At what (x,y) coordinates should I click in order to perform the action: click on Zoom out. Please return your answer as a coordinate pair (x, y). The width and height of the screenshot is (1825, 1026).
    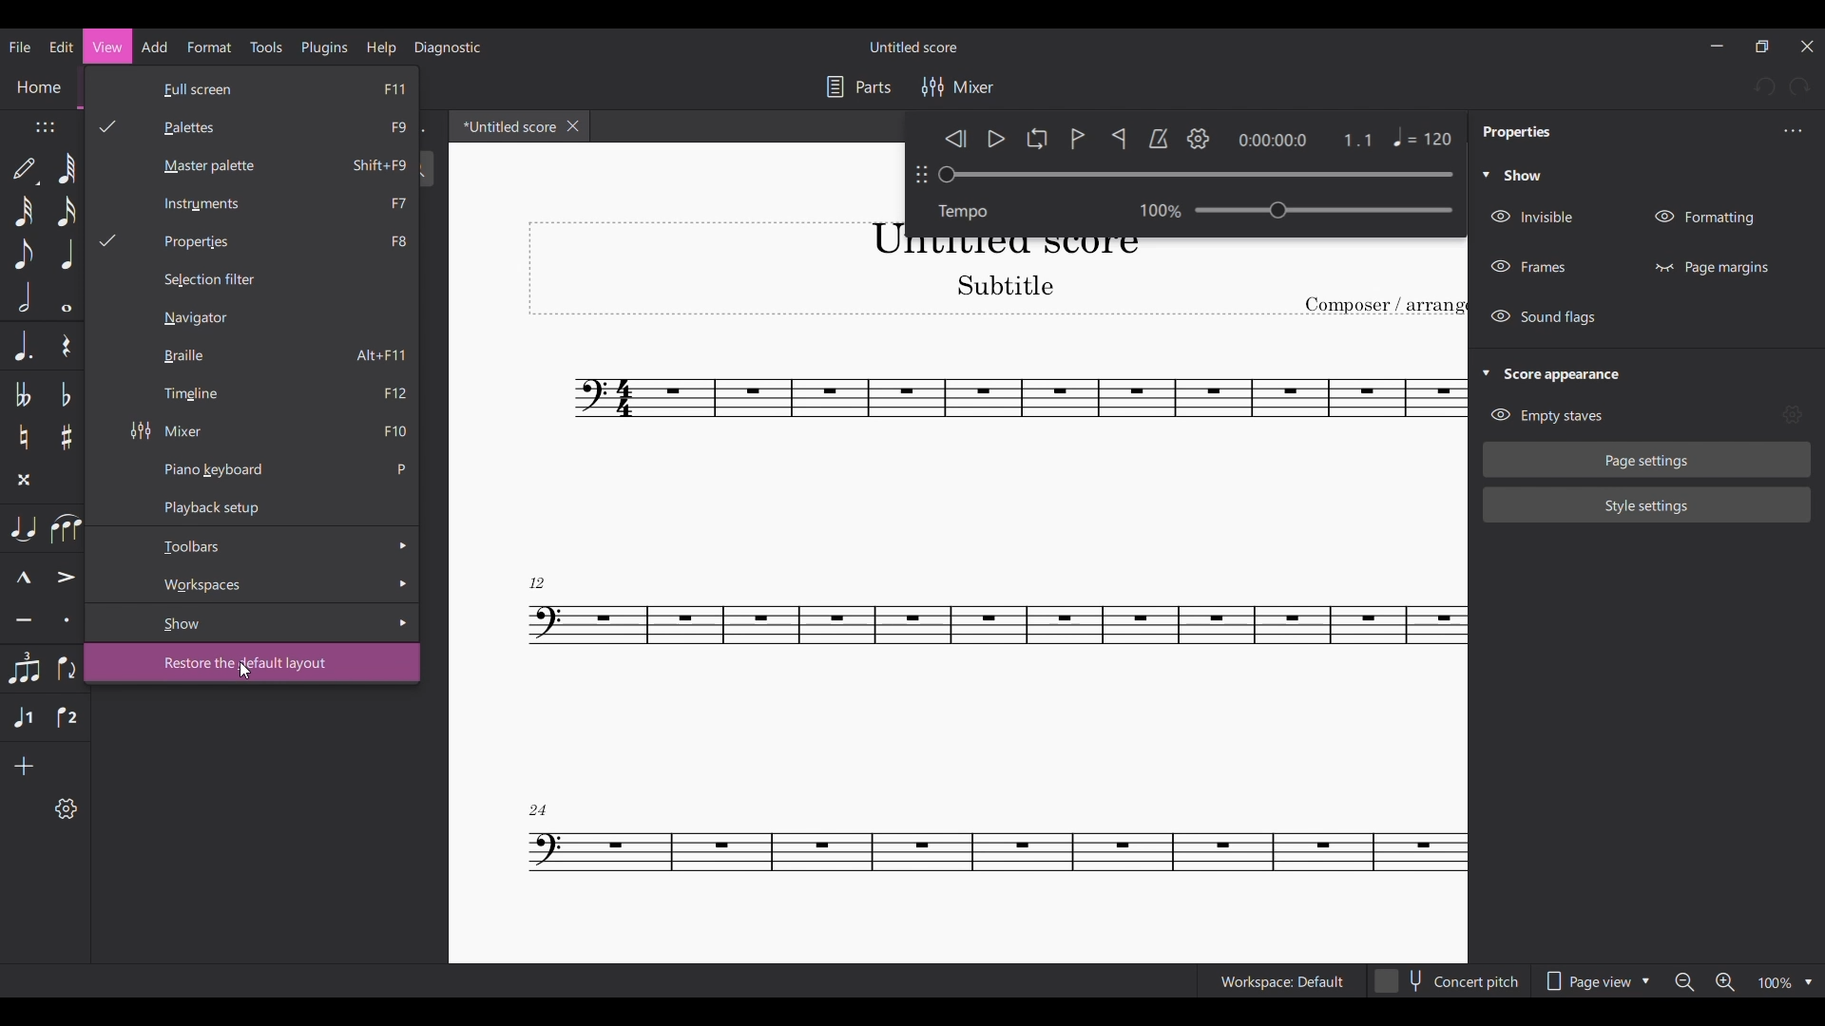
    Looking at the image, I should click on (1684, 981).